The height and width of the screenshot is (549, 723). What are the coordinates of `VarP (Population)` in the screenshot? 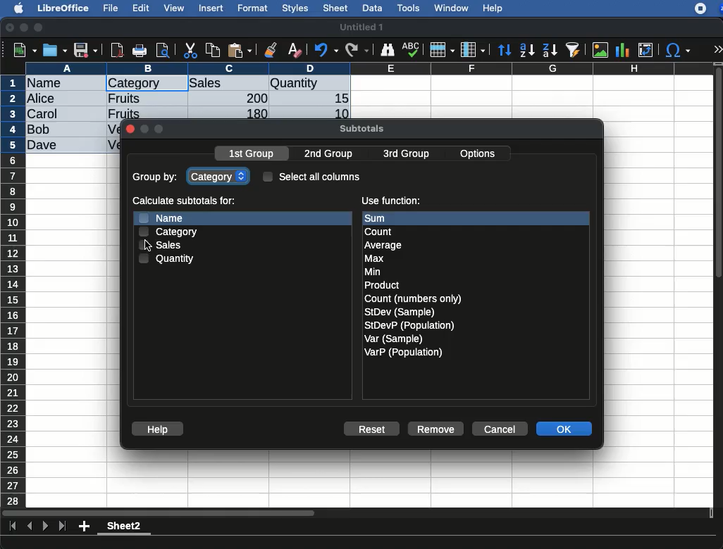 It's located at (403, 353).